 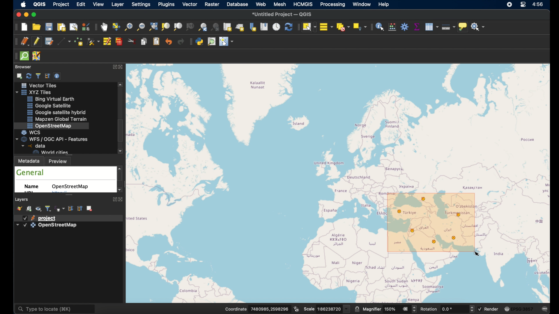 What do you see at coordinates (120, 42) in the screenshot?
I see `delete selected` at bounding box center [120, 42].